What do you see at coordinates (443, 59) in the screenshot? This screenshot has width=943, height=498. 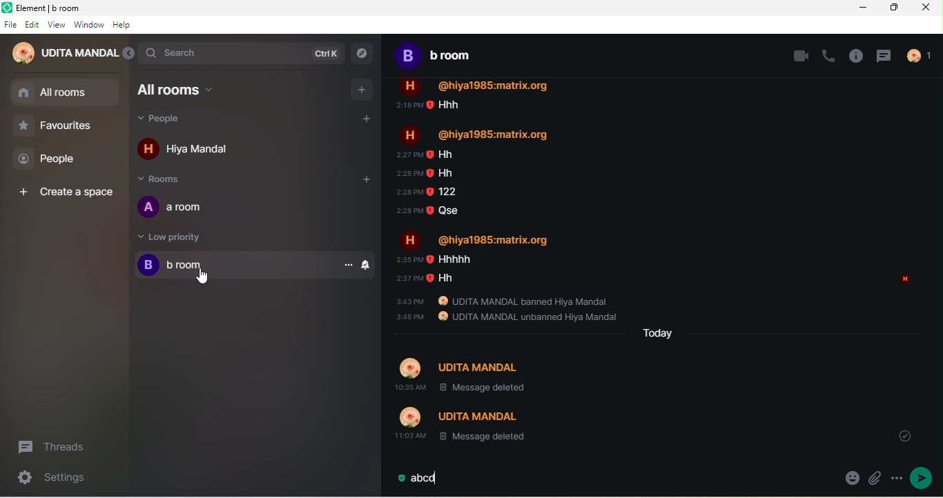 I see `b room` at bounding box center [443, 59].